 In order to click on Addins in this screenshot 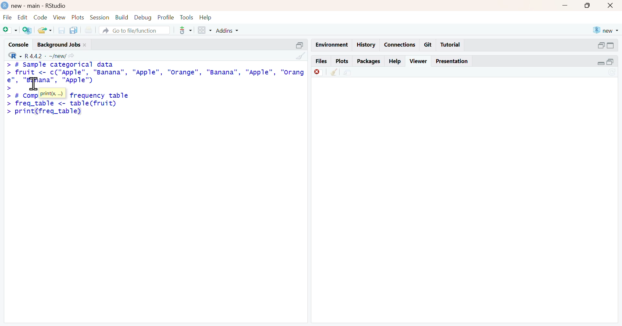, I will do `click(227, 30)`.